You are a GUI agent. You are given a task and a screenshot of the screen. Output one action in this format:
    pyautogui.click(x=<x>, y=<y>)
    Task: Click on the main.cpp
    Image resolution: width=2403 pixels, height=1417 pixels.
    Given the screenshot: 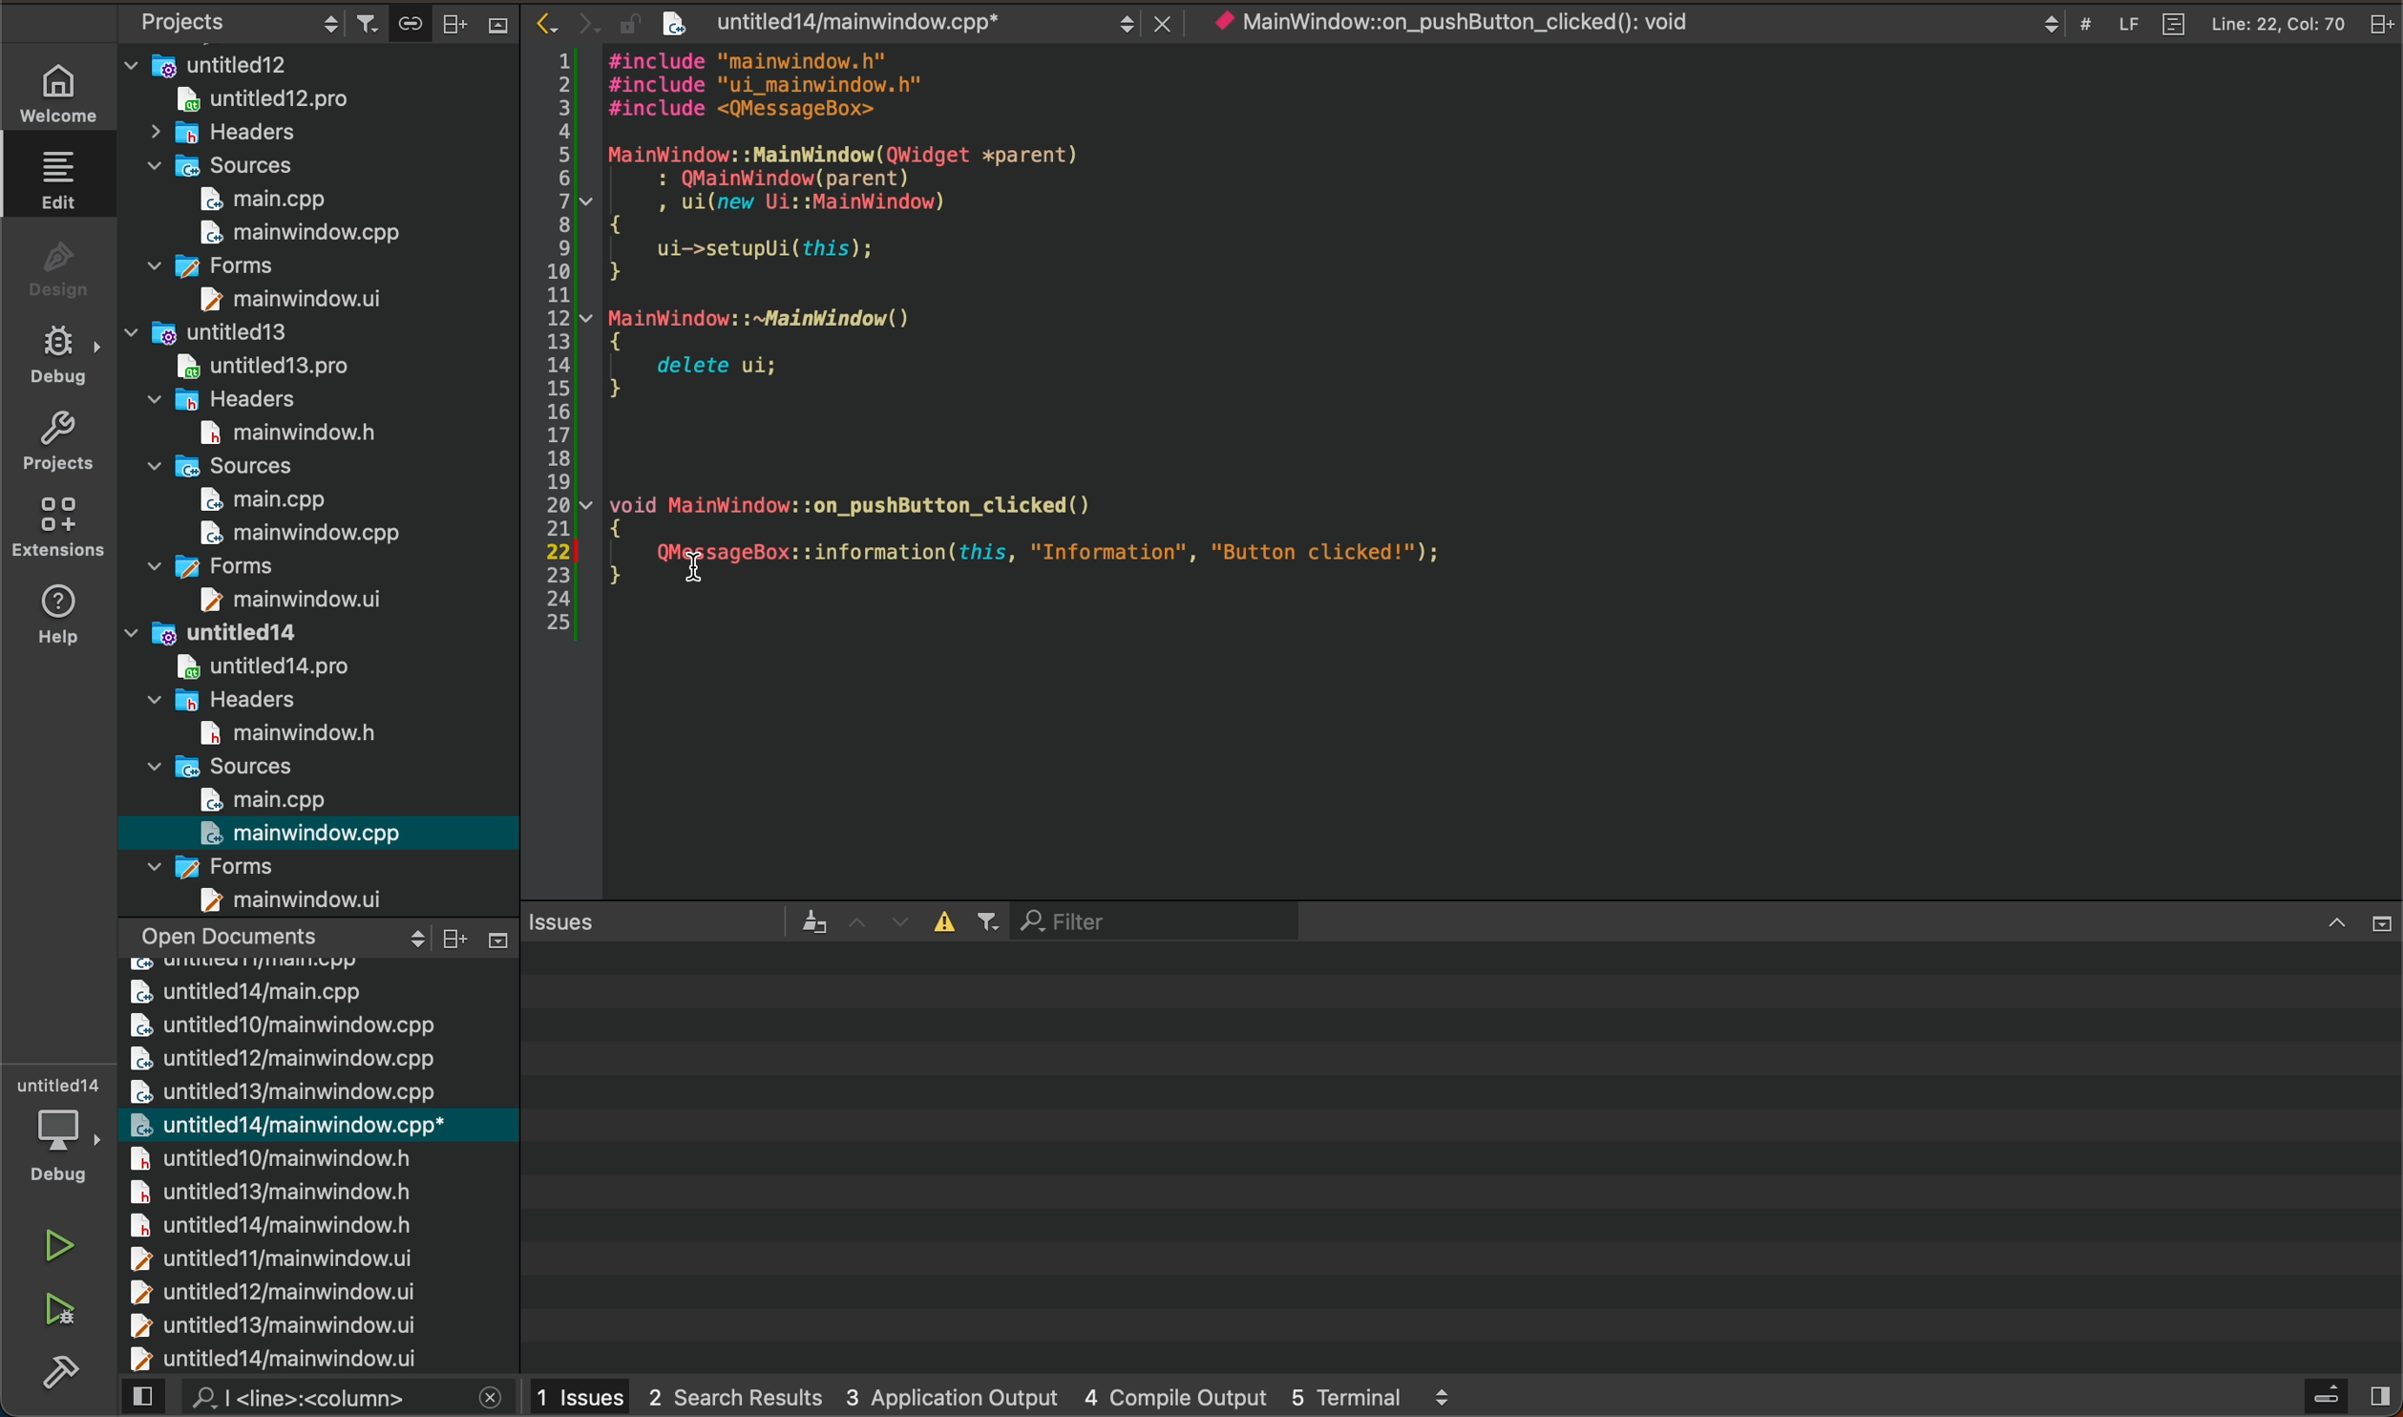 What is the action you would take?
    pyautogui.click(x=259, y=200)
    